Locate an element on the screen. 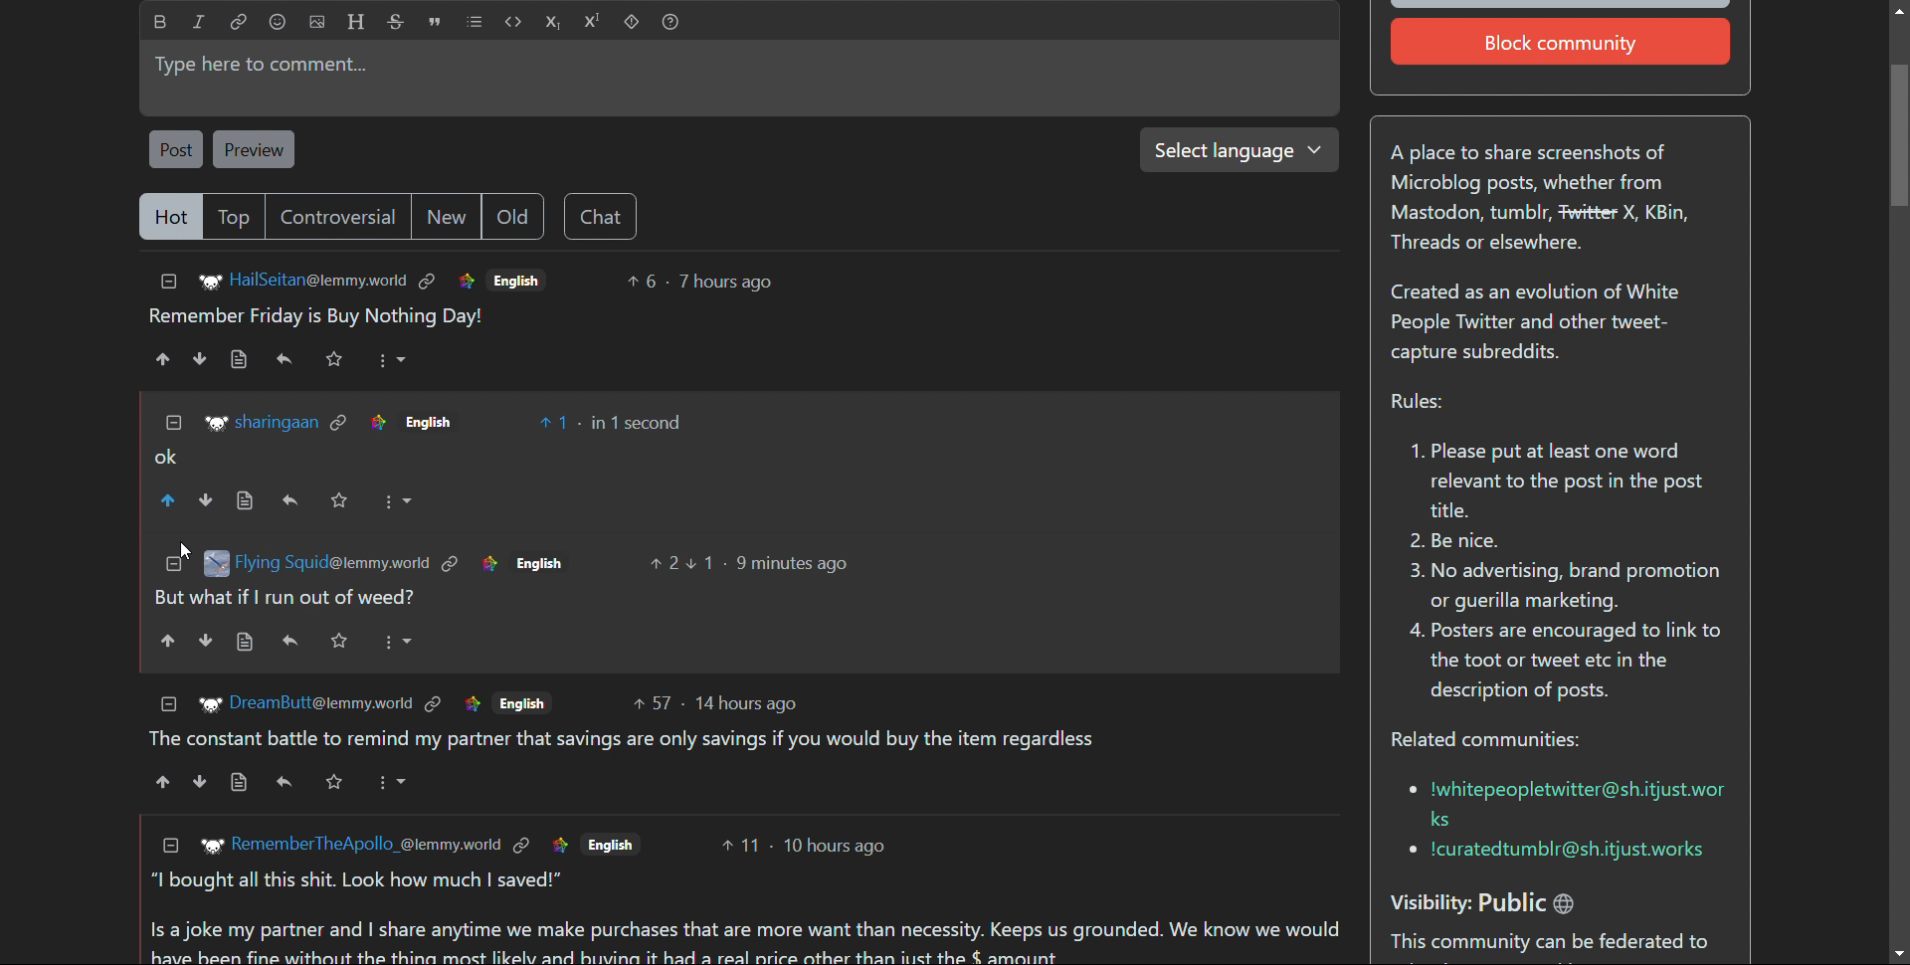 The height and width of the screenshot is (965, 1910). username is located at coordinates (319, 280).